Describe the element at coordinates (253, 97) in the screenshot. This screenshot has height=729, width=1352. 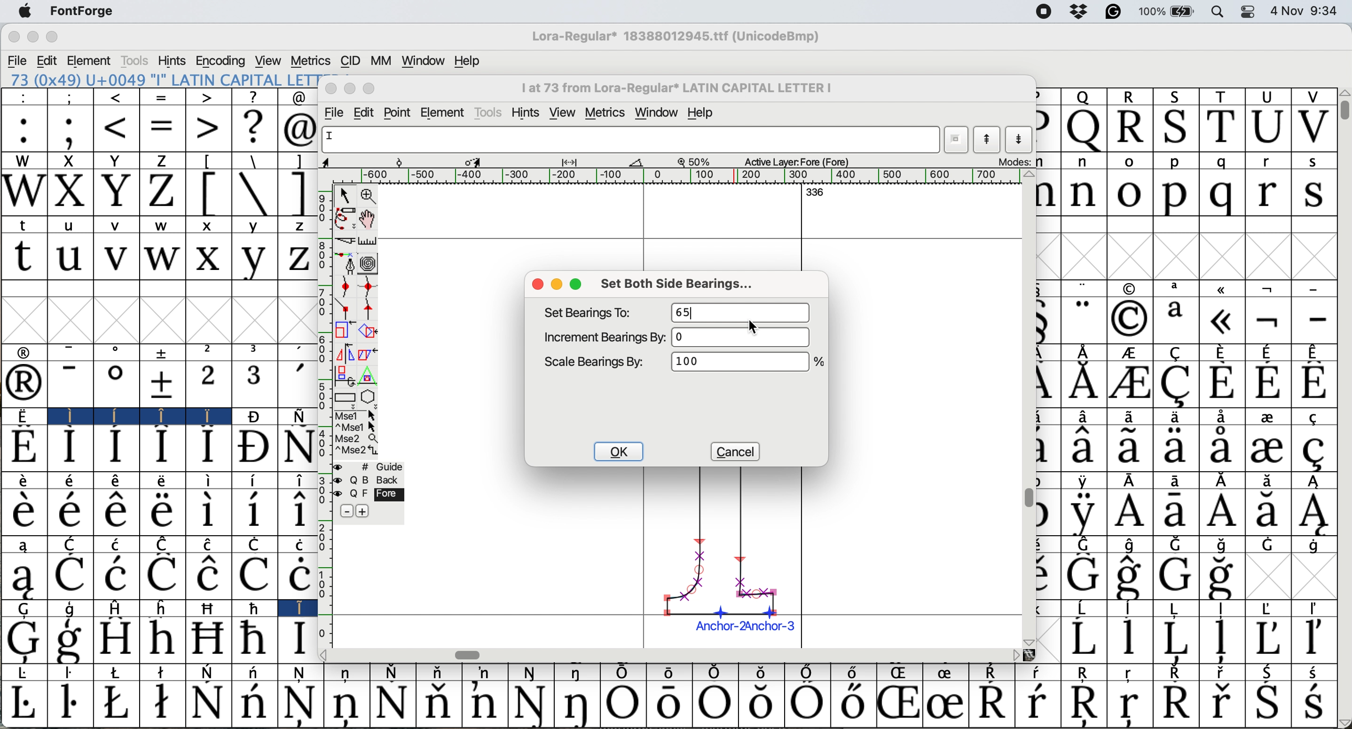
I see `?` at that location.